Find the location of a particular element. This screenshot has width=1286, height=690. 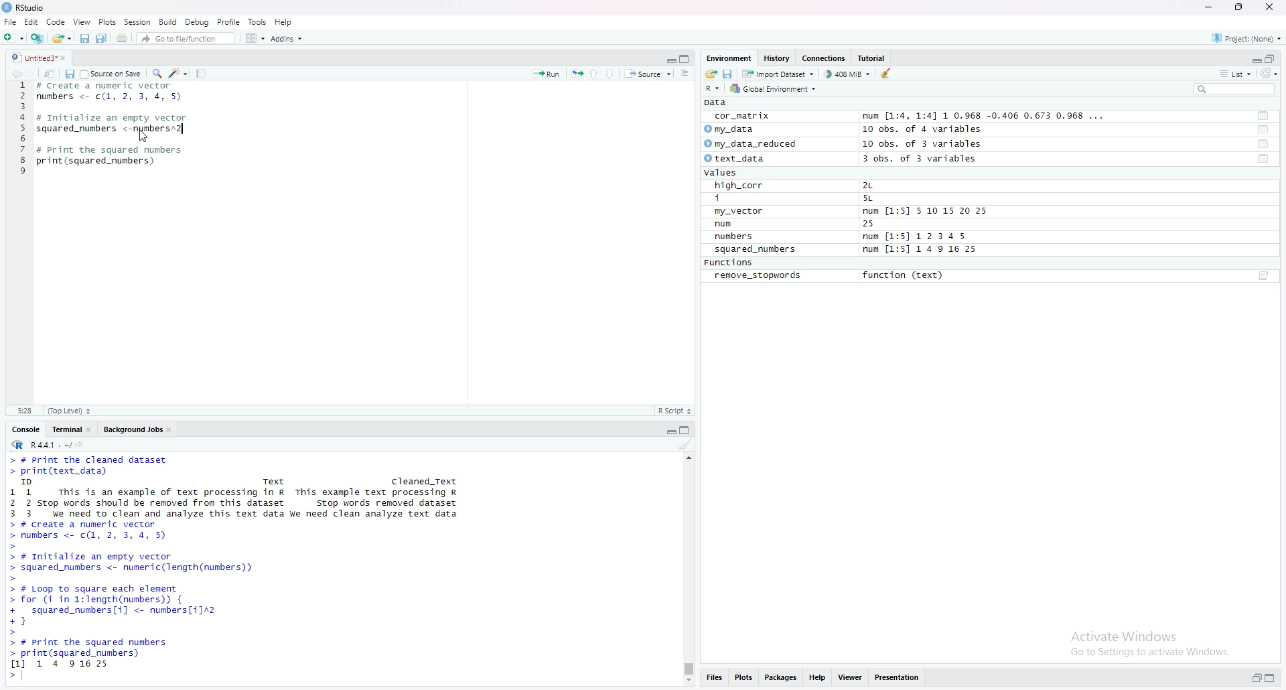

values is located at coordinates (725, 174).